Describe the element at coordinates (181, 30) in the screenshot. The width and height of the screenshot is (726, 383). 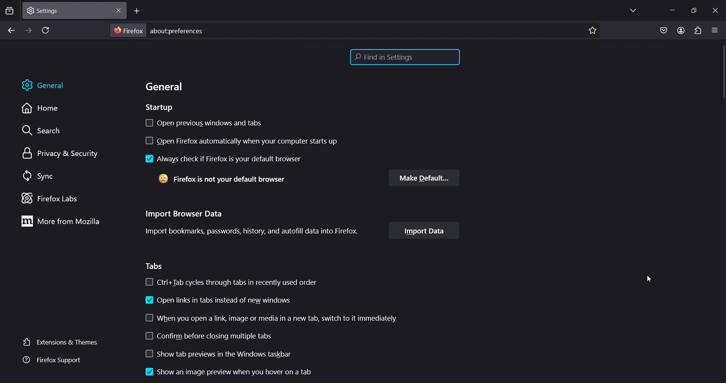
I see `about:preferences` at that location.